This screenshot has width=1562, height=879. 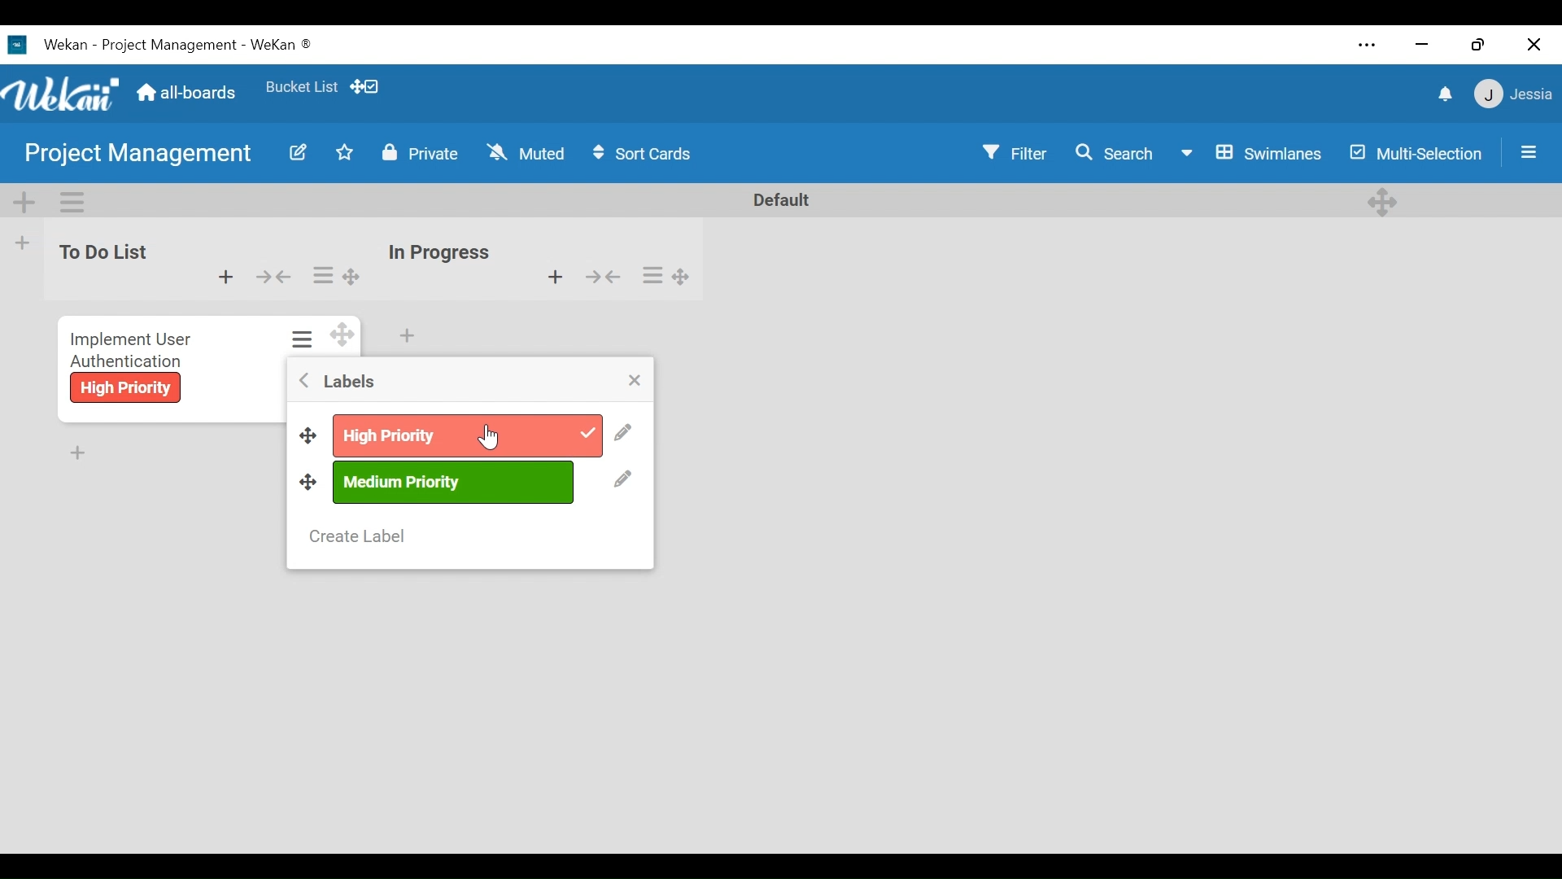 What do you see at coordinates (1512, 96) in the screenshot?
I see `member settings` at bounding box center [1512, 96].